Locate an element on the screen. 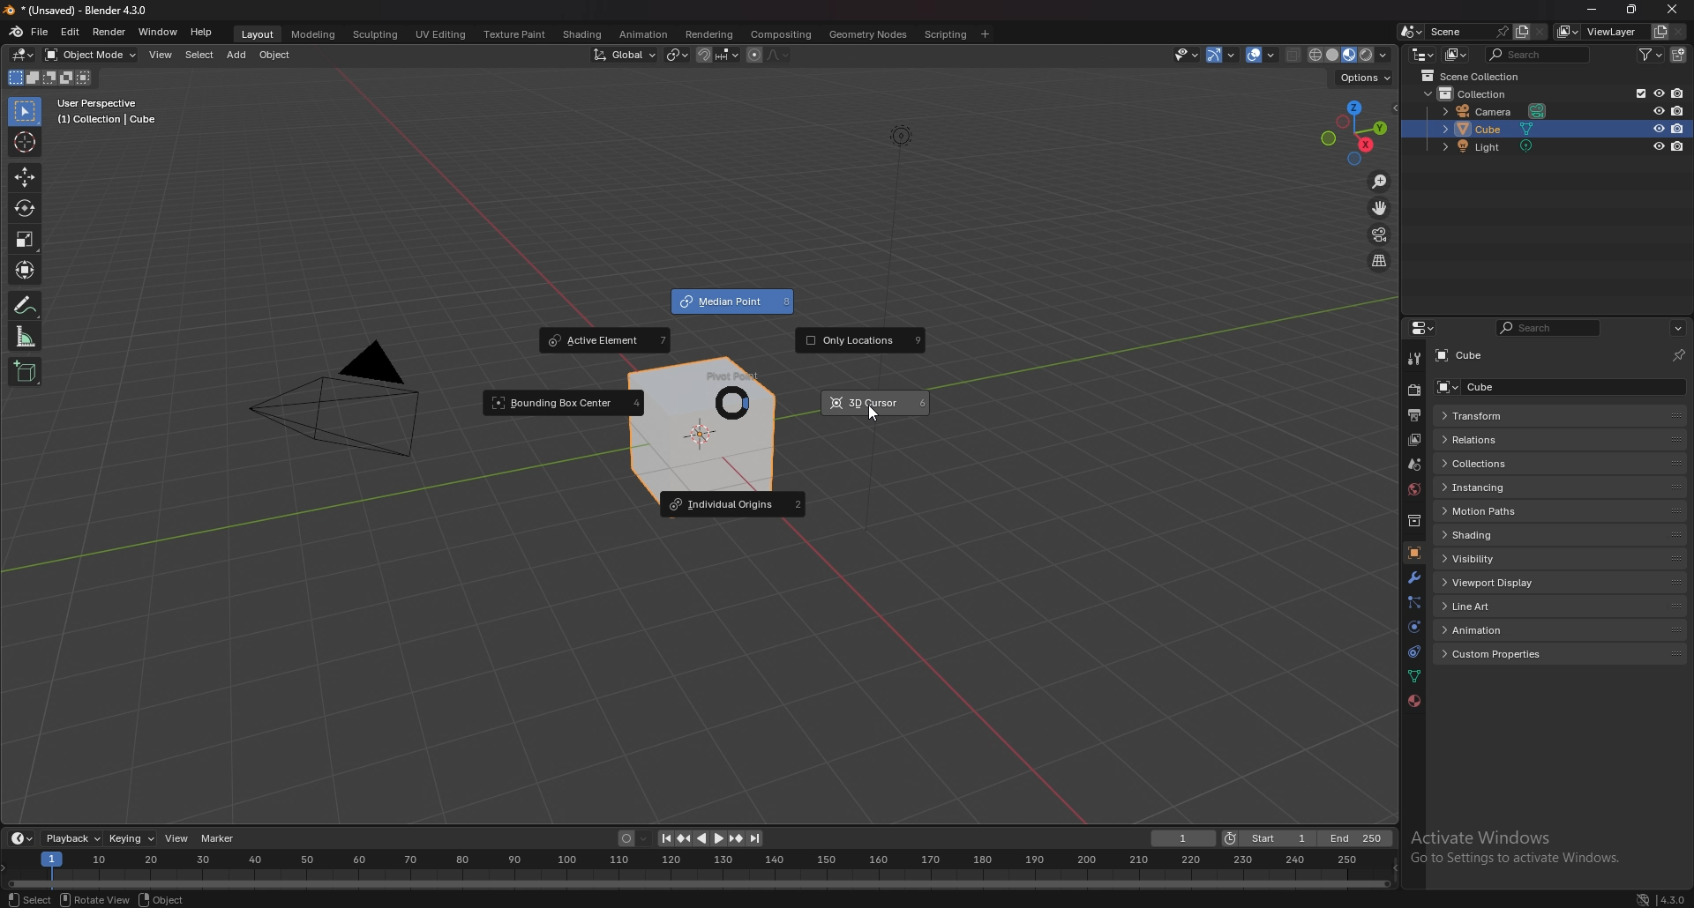 The width and height of the screenshot is (1694, 908). scripting is located at coordinates (945, 34).